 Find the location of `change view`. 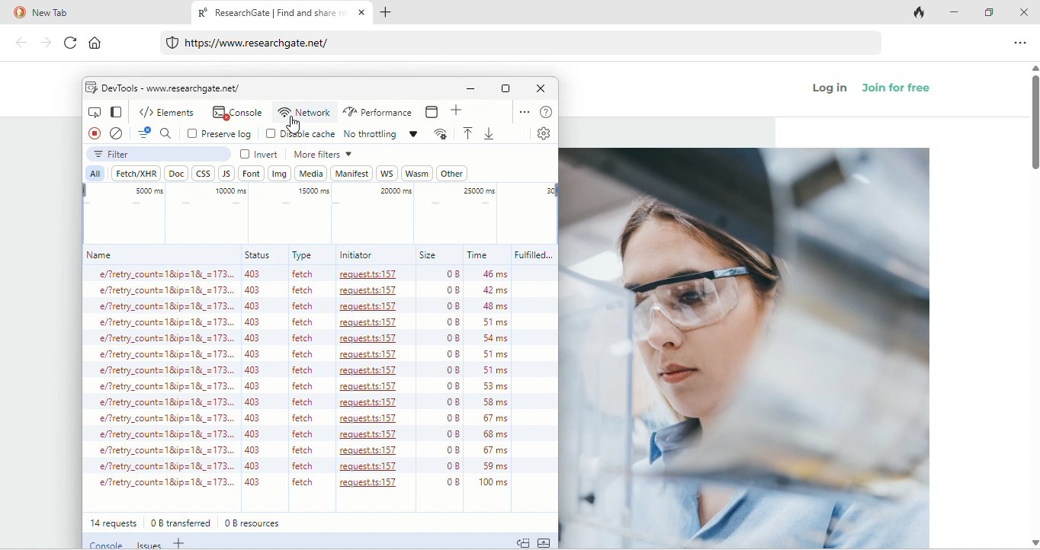

change view is located at coordinates (114, 111).